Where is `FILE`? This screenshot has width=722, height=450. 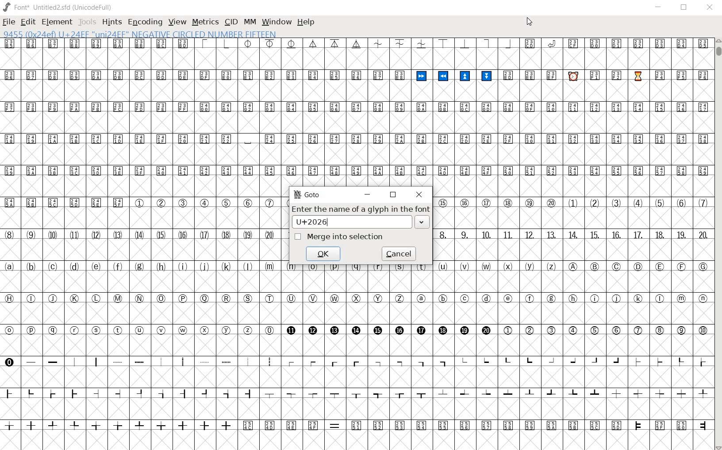
FILE is located at coordinates (9, 22).